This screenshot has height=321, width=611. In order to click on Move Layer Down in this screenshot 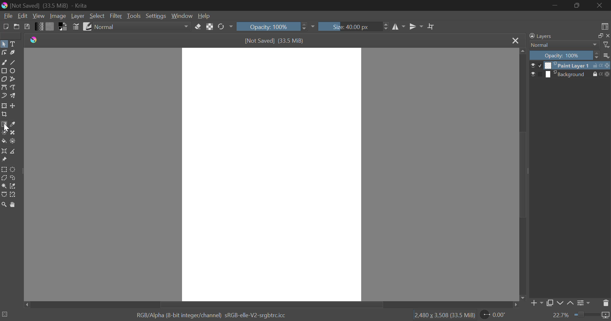, I will do `click(560, 303)`.